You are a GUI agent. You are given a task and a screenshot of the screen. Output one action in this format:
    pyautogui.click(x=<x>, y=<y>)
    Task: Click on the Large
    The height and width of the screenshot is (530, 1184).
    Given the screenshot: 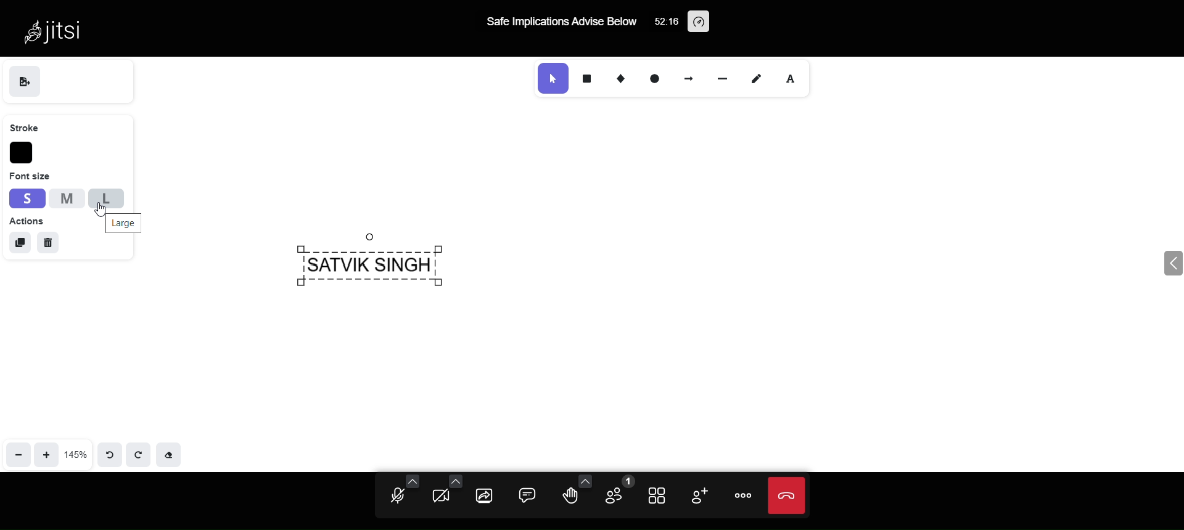 What is the action you would take?
    pyautogui.click(x=129, y=223)
    